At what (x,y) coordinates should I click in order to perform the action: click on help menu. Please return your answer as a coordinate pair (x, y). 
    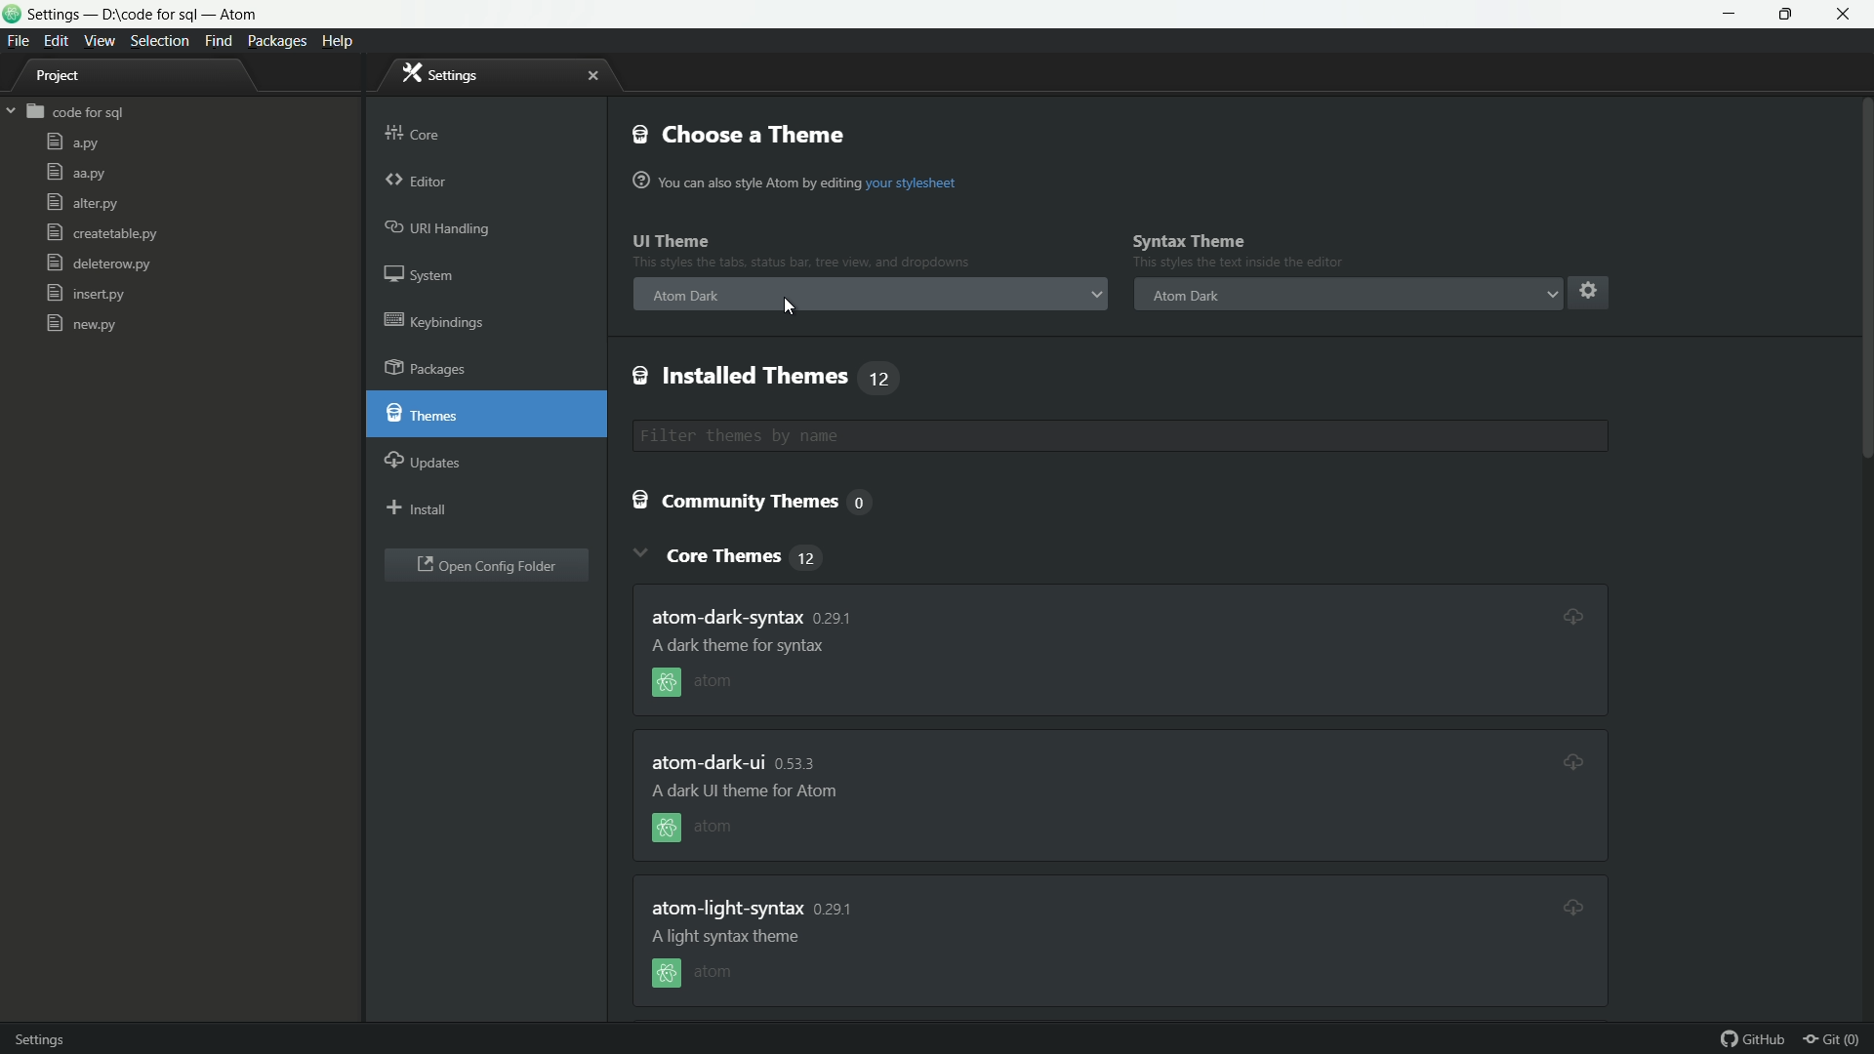
    Looking at the image, I should click on (342, 41).